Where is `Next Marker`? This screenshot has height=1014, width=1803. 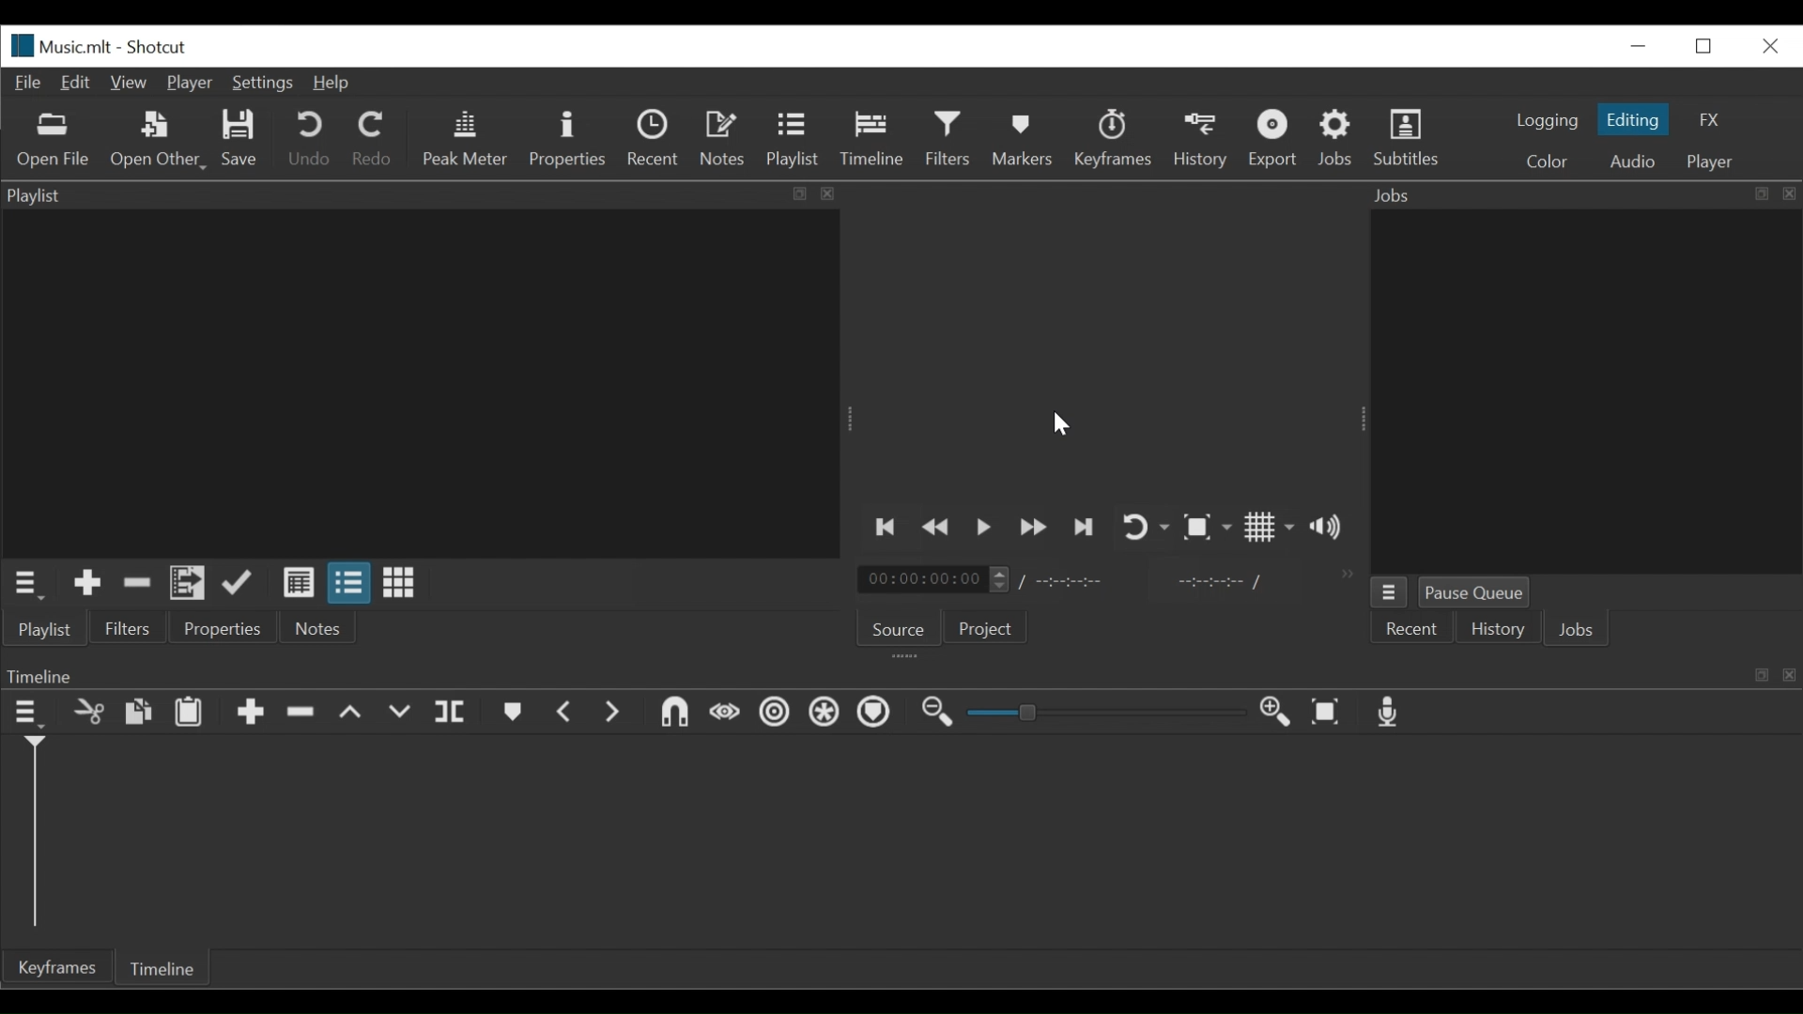 Next Marker is located at coordinates (615, 711).